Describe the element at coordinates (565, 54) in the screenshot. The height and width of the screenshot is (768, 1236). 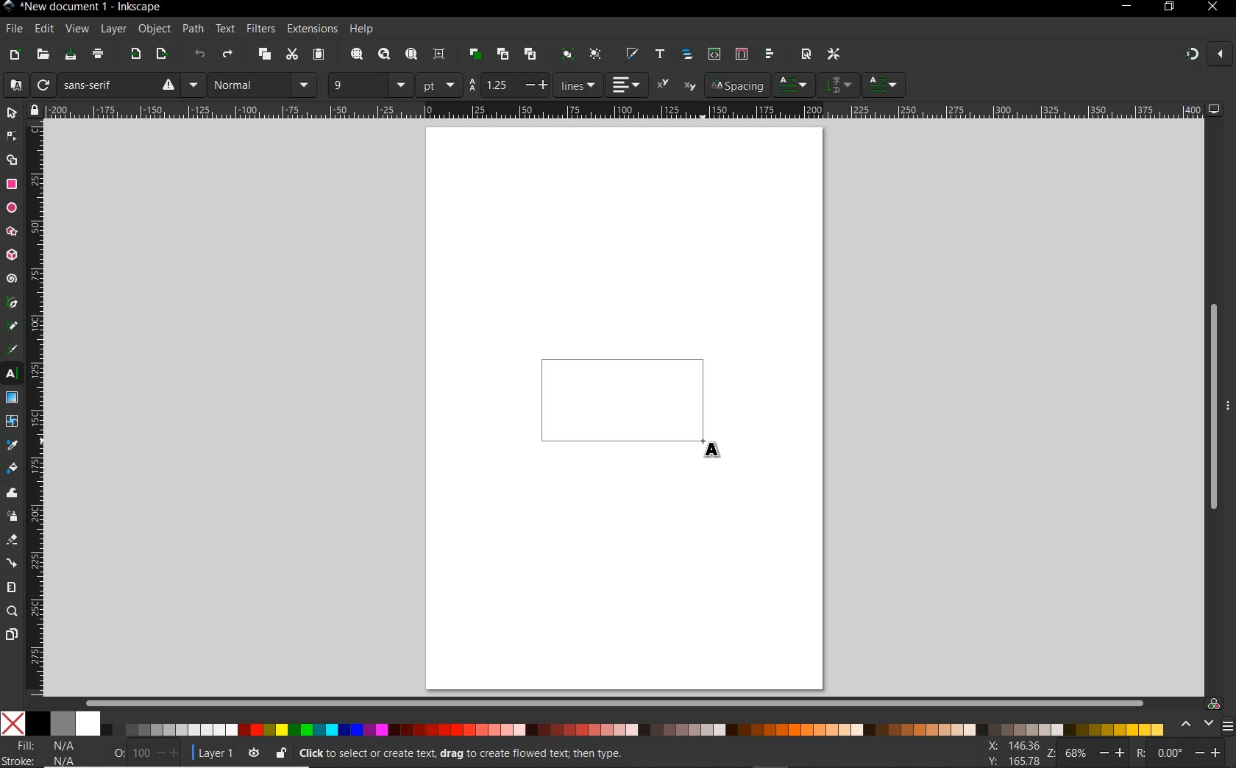
I see `group` at that location.